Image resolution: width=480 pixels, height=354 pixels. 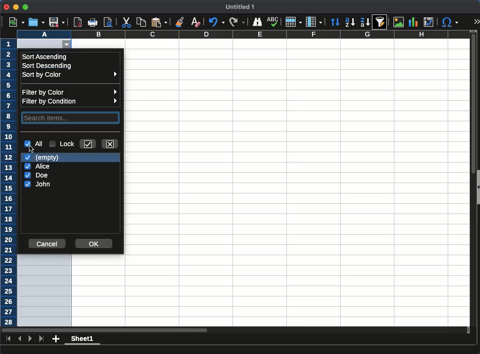 I want to click on filter by condition, so click(x=71, y=101).